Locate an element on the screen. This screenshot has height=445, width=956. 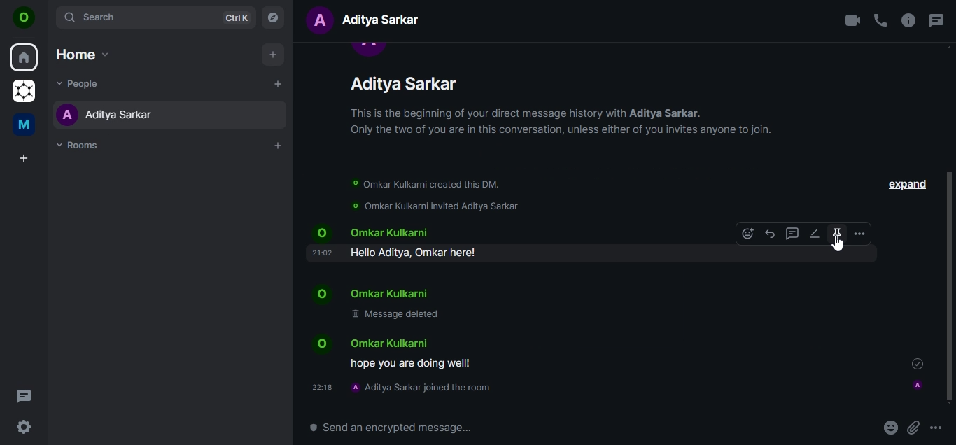
add rooms is located at coordinates (276, 146).